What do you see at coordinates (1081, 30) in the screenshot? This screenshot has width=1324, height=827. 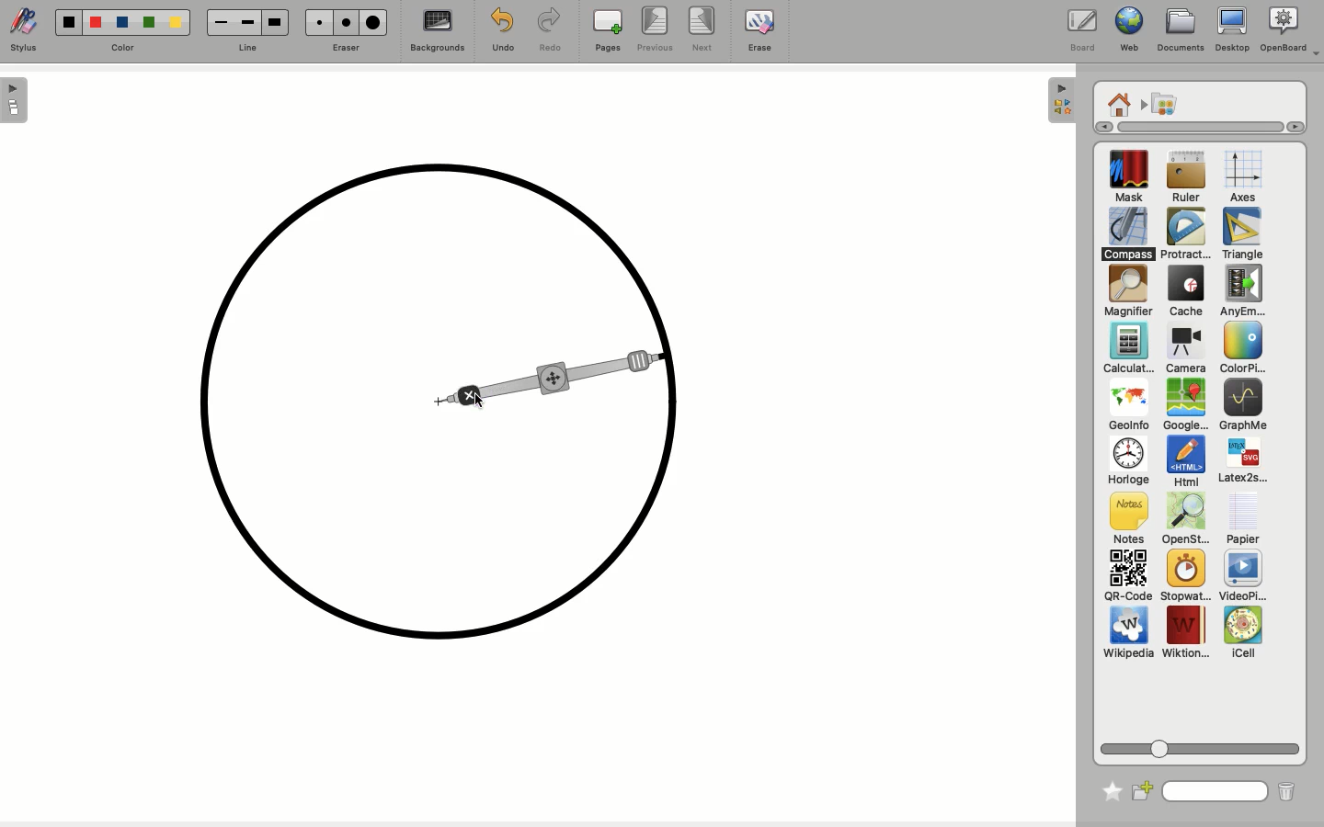 I see `Board` at bounding box center [1081, 30].